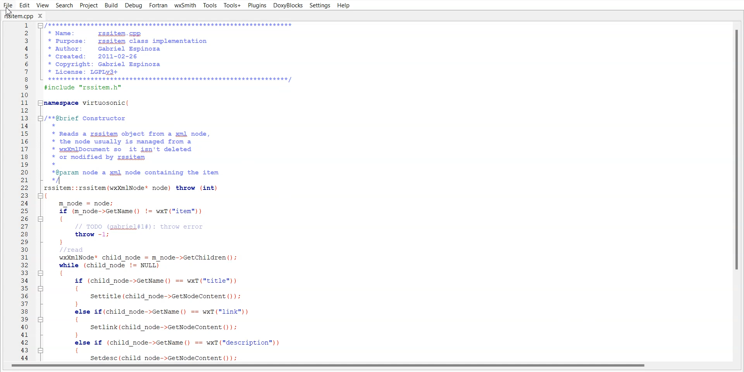  What do you see at coordinates (734, 190) in the screenshot?
I see `Vertical scroll bar` at bounding box center [734, 190].